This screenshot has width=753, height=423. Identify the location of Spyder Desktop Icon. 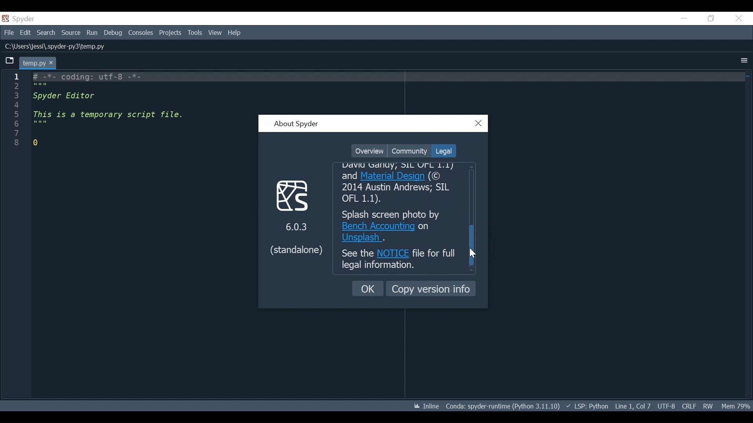
(20, 19).